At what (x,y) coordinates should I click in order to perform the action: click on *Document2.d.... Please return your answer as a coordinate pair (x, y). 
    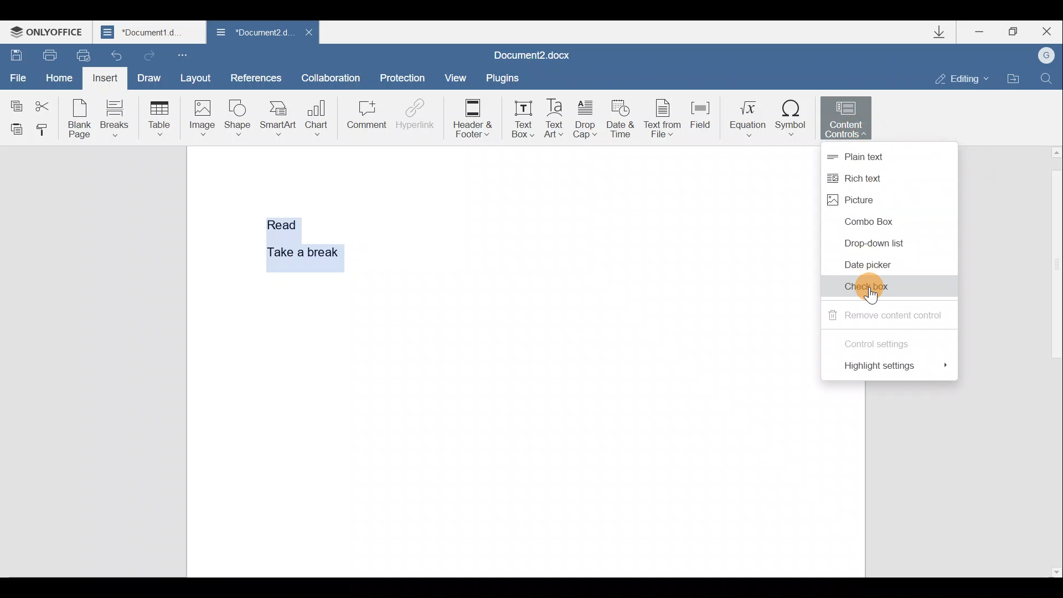
    Looking at the image, I should click on (252, 33).